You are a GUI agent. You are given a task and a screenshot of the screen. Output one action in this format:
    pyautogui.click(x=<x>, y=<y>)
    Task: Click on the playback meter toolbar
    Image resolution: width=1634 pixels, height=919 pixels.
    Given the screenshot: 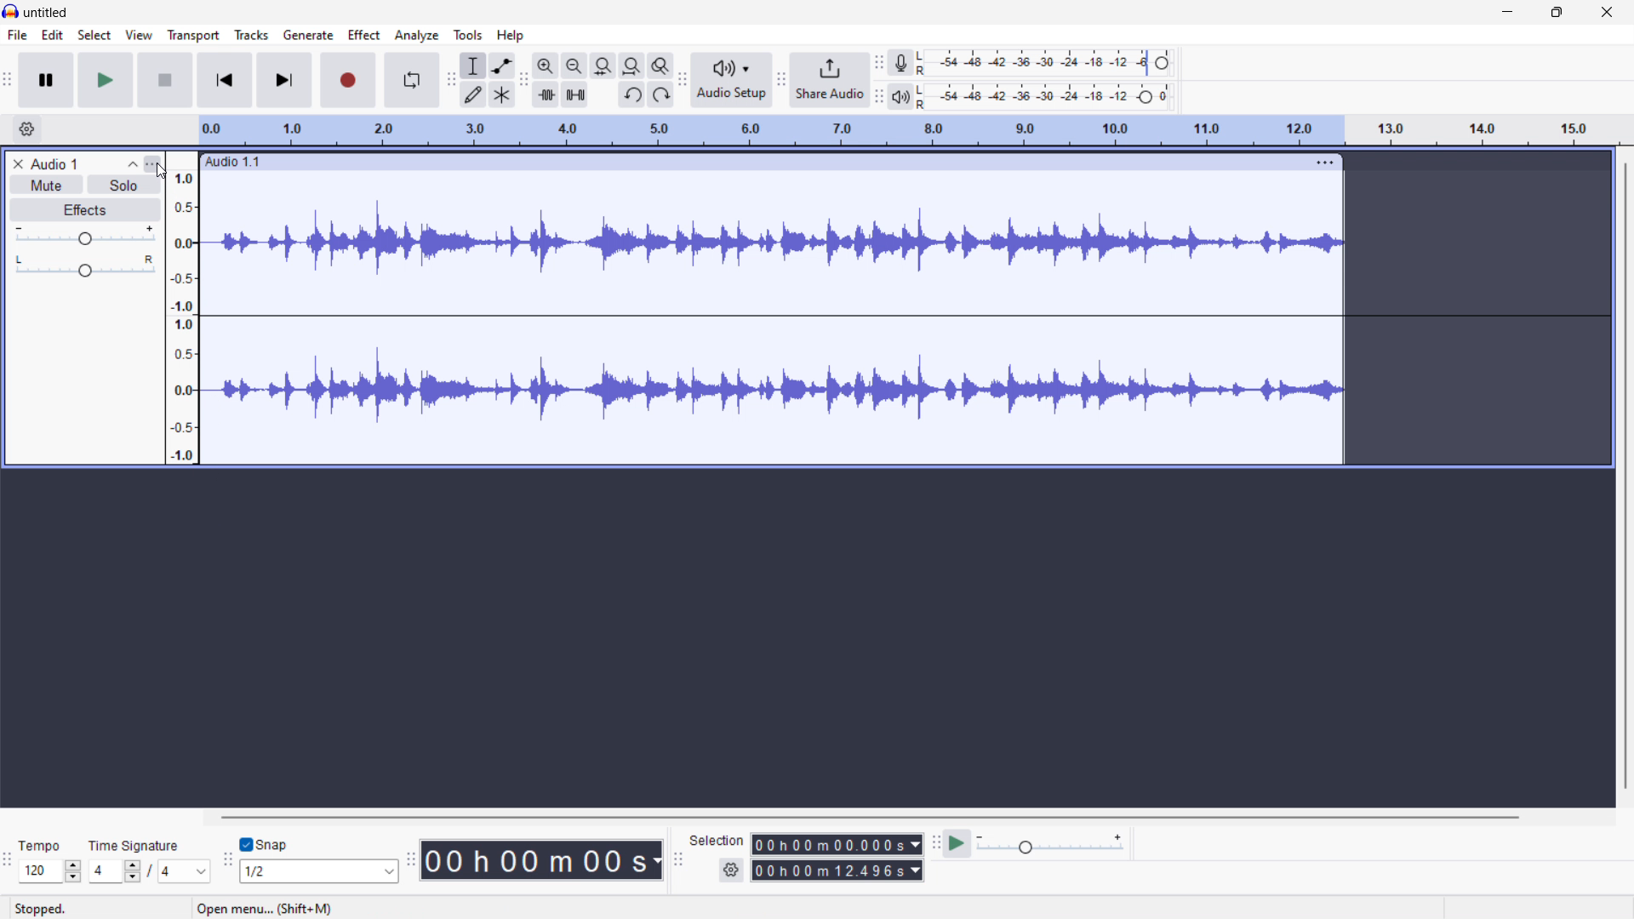 What is the action you would take?
    pyautogui.click(x=877, y=98)
    